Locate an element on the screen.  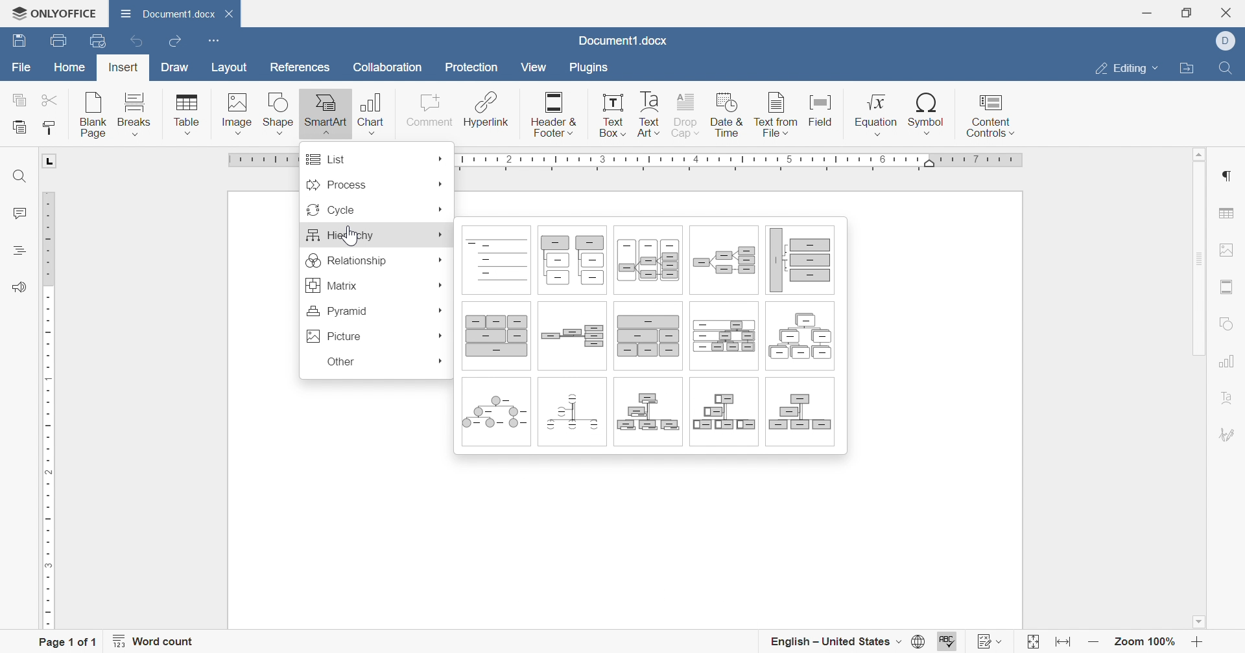
Layout is located at coordinates (228, 68).